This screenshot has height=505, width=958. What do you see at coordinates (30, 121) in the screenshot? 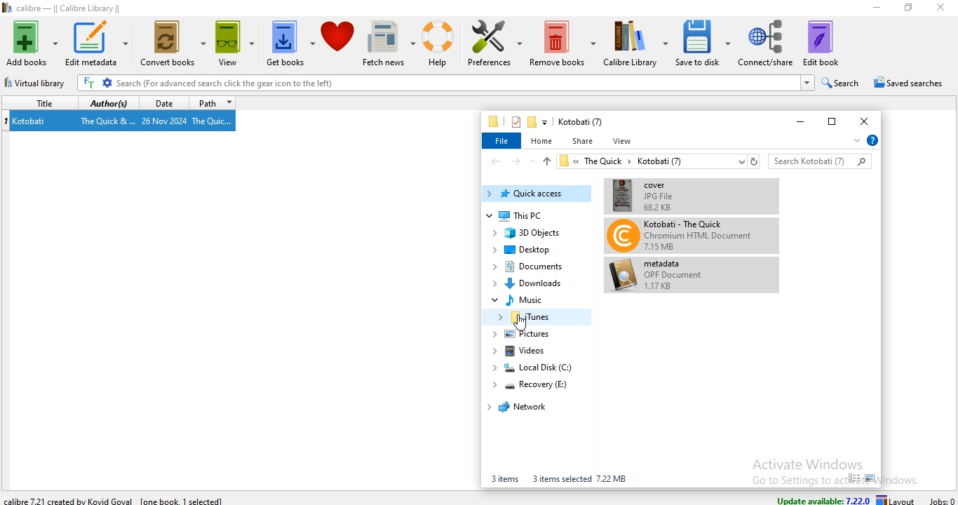
I see `Kotobati` at bounding box center [30, 121].